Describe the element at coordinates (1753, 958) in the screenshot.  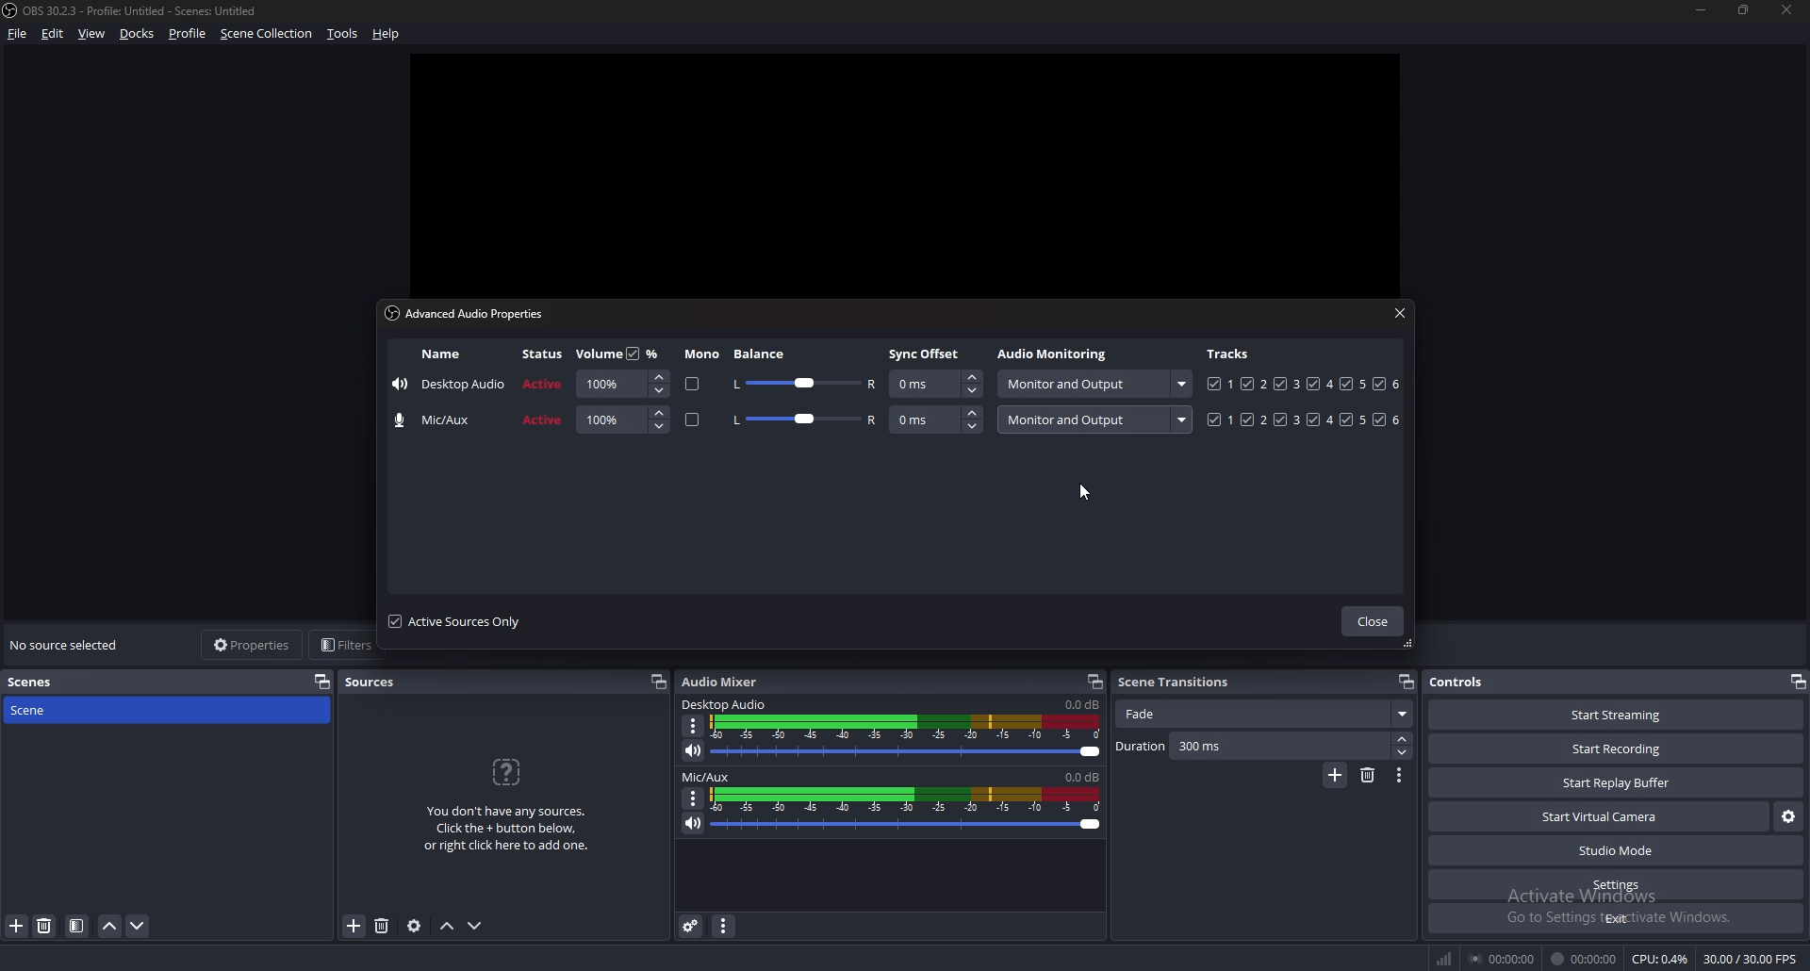
I see `30.00/ 30.00 FPS` at that location.